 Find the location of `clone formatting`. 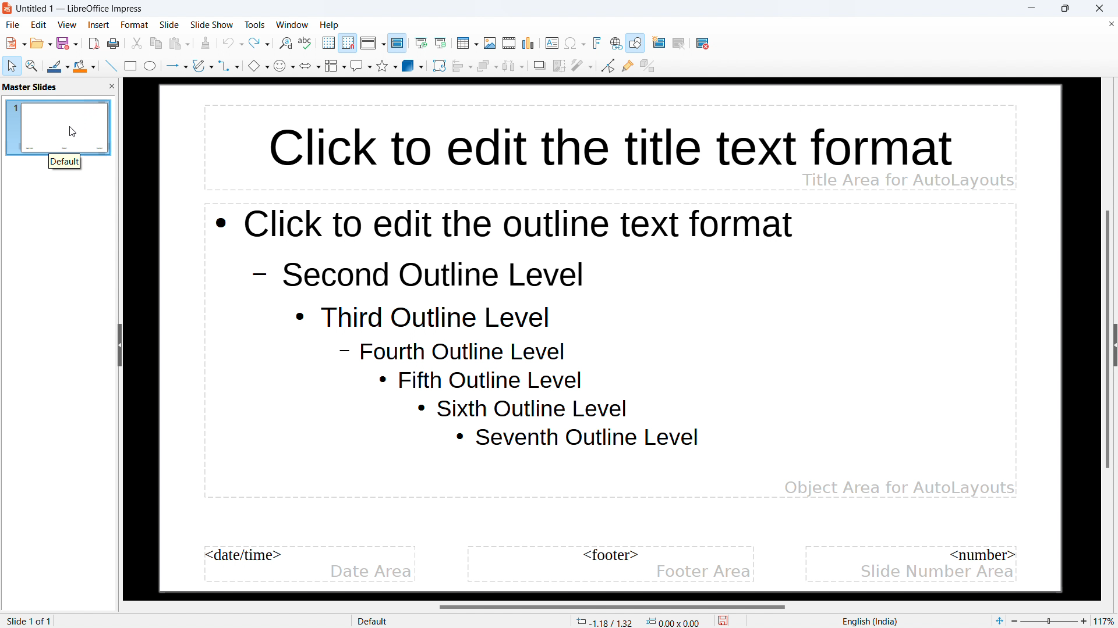

clone formatting is located at coordinates (206, 44).